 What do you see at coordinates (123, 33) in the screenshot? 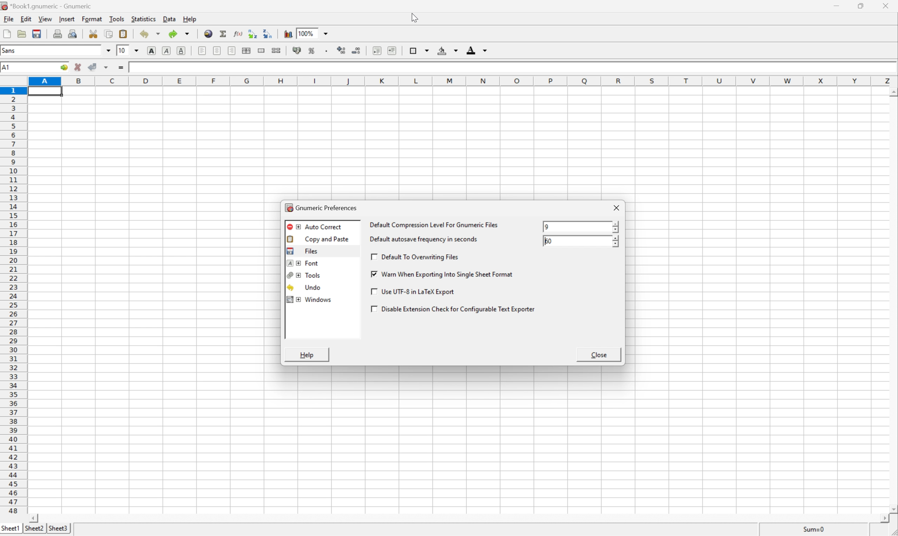
I see `paste` at bounding box center [123, 33].